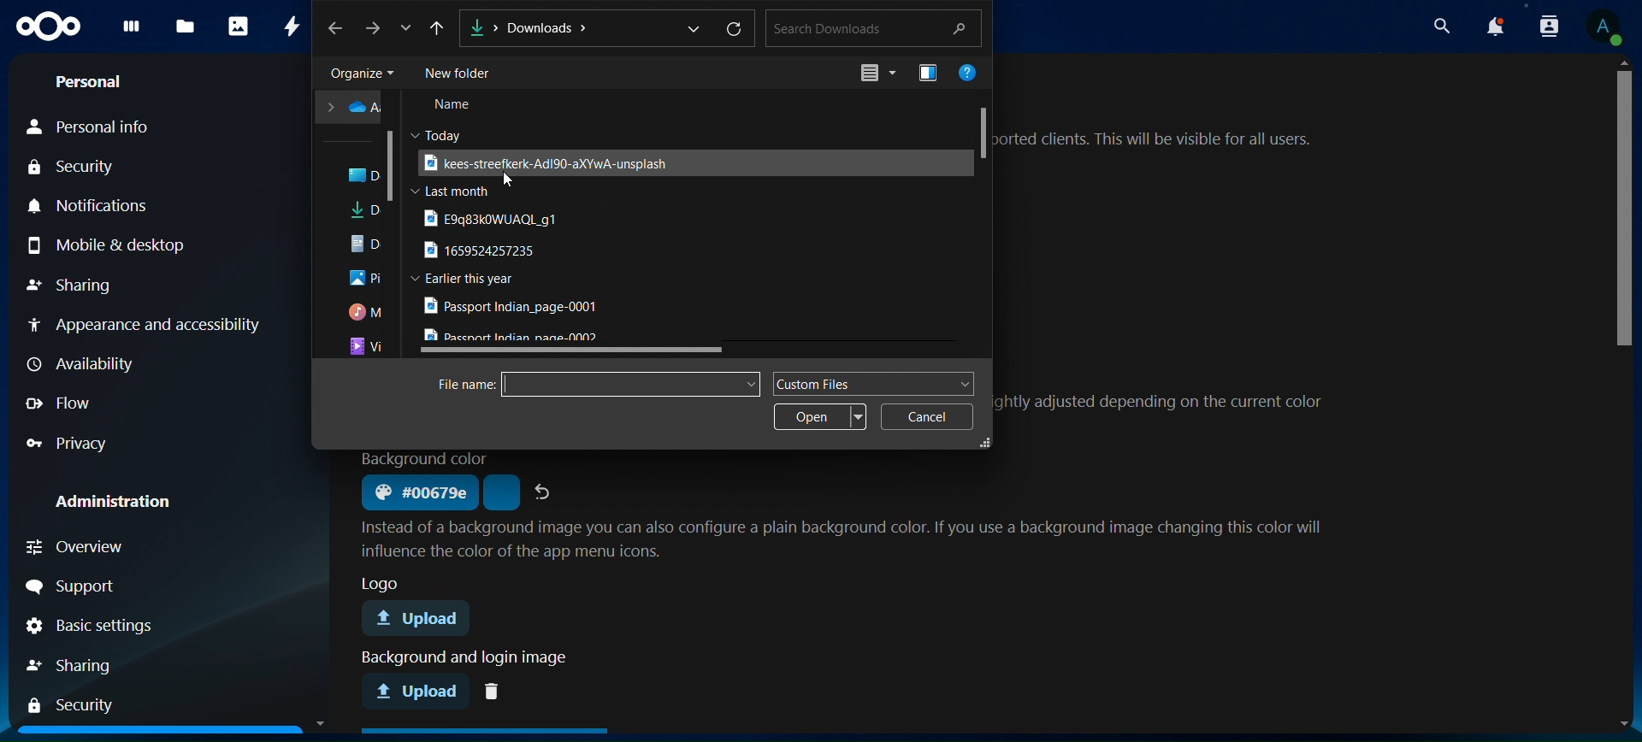  What do you see at coordinates (418, 690) in the screenshot?
I see `background and login image upload` at bounding box center [418, 690].